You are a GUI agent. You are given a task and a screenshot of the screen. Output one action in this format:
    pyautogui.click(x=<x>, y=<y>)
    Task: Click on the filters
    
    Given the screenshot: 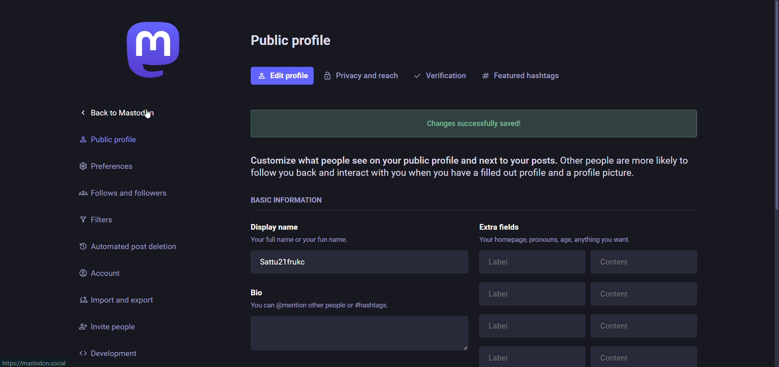 What is the action you would take?
    pyautogui.click(x=99, y=221)
    